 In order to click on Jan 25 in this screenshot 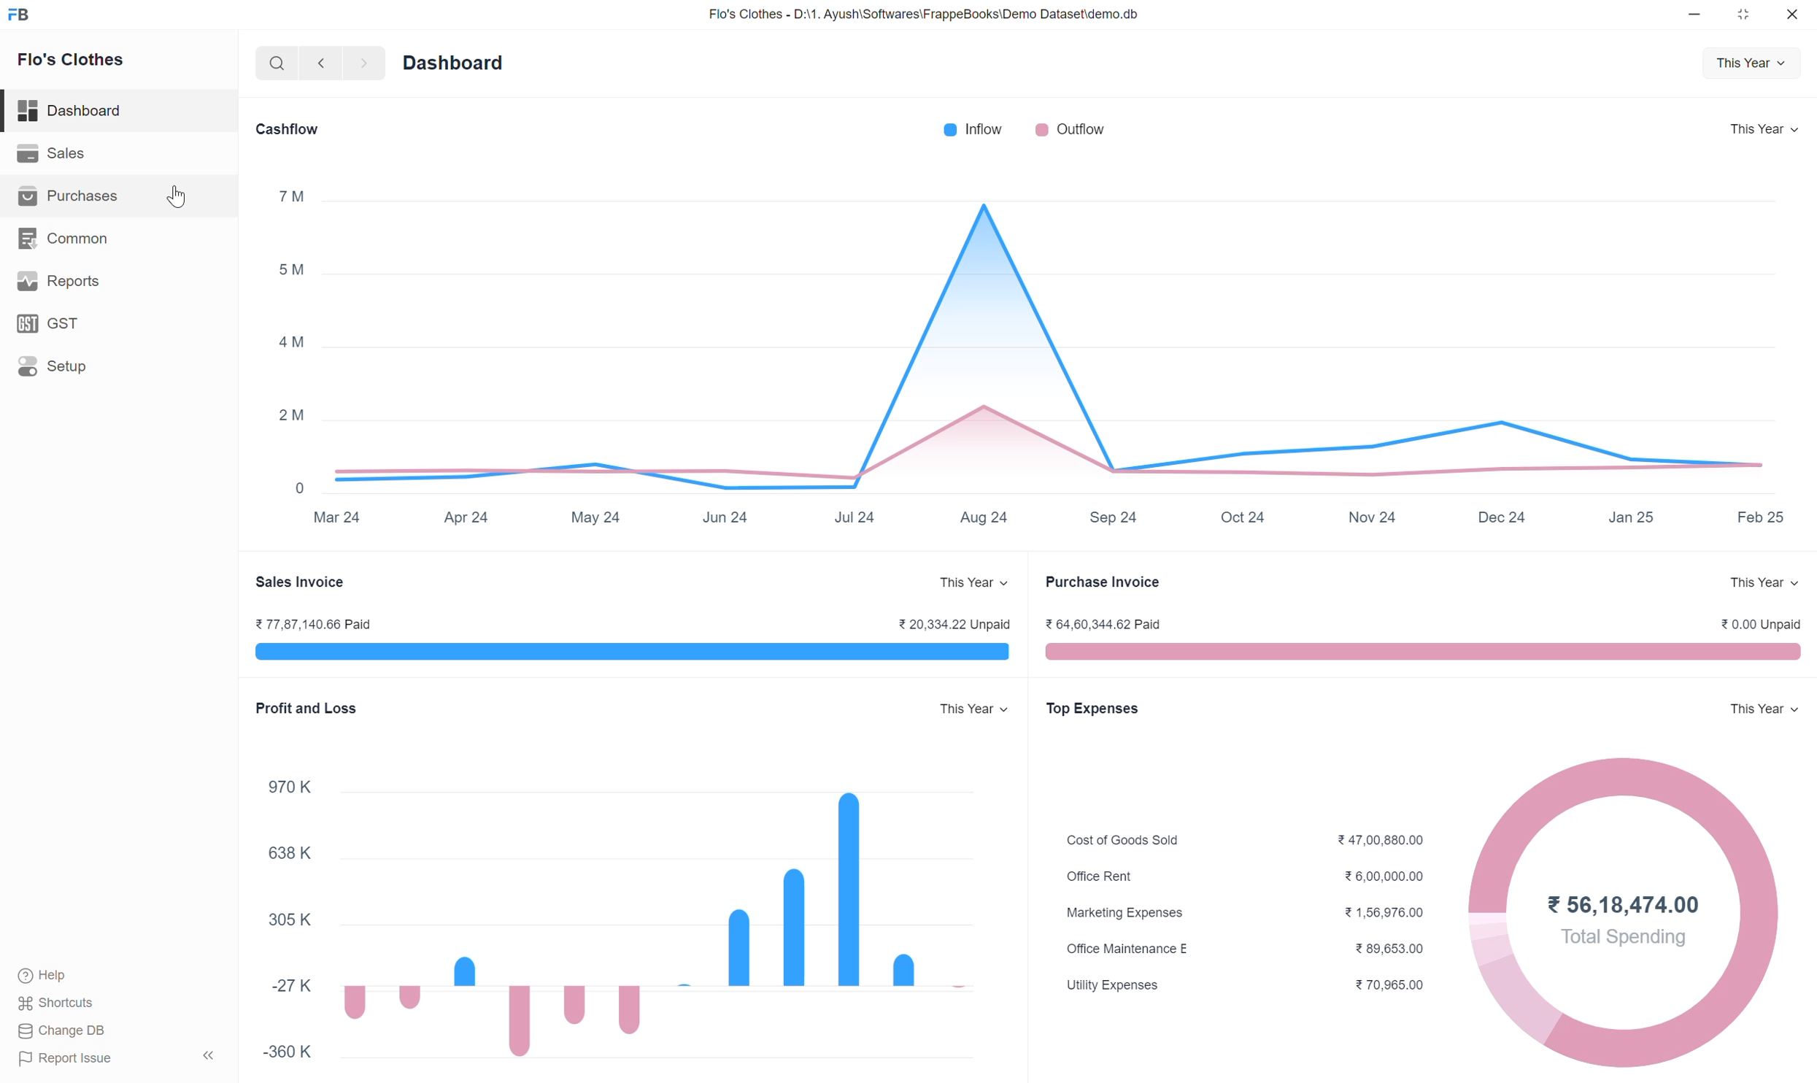, I will do `click(1632, 517)`.